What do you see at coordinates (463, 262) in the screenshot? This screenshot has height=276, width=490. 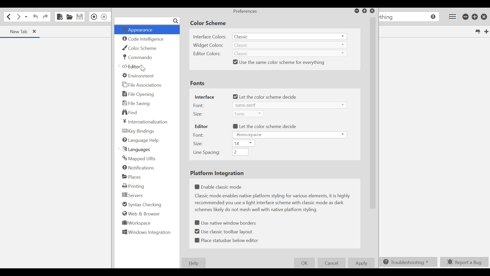 I see `Report a bug` at bounding box center [463, 262].